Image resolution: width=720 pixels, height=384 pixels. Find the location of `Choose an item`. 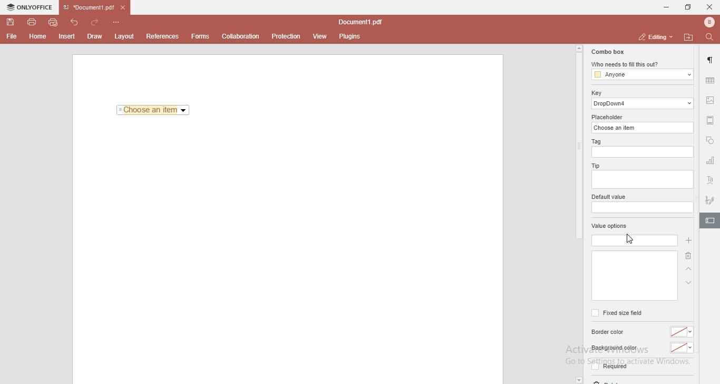

Choose an item is located at coordinates (153, 111).